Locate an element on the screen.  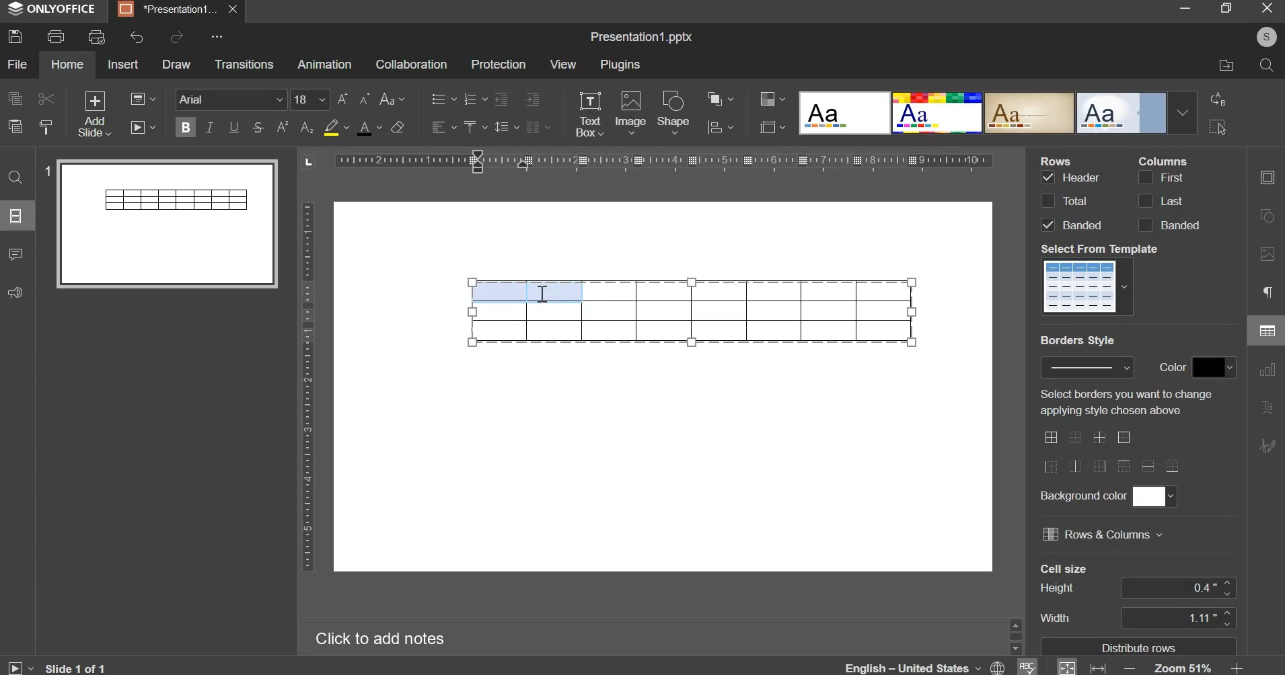
slideshow is located at coordinates (144, 126).